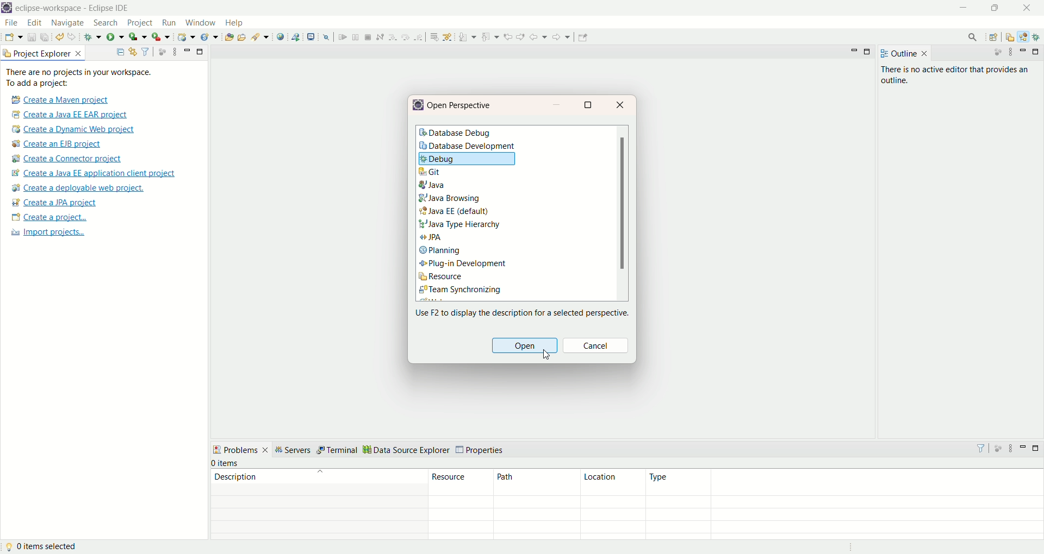  What do you see at coordinates (508, 36) in the screenshot?
I see `previous edit location` at bounding box center [508, 36].